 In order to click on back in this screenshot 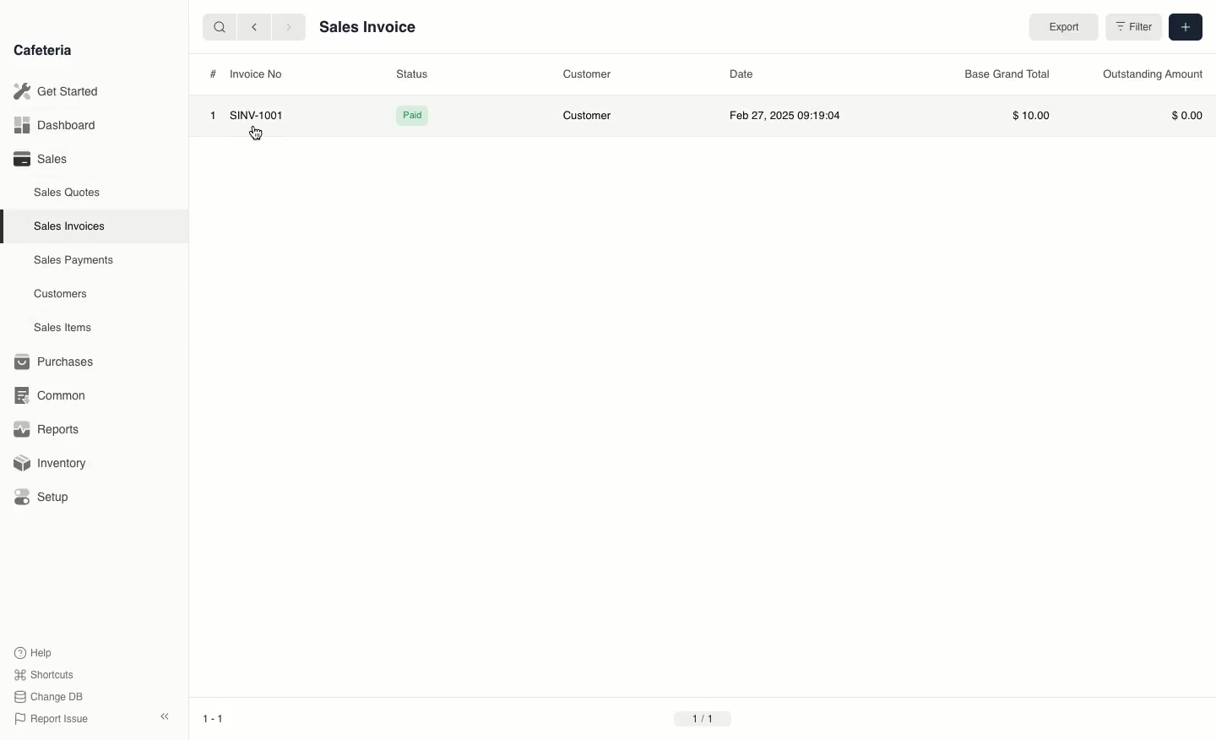, I will do `click(257, 27)`.